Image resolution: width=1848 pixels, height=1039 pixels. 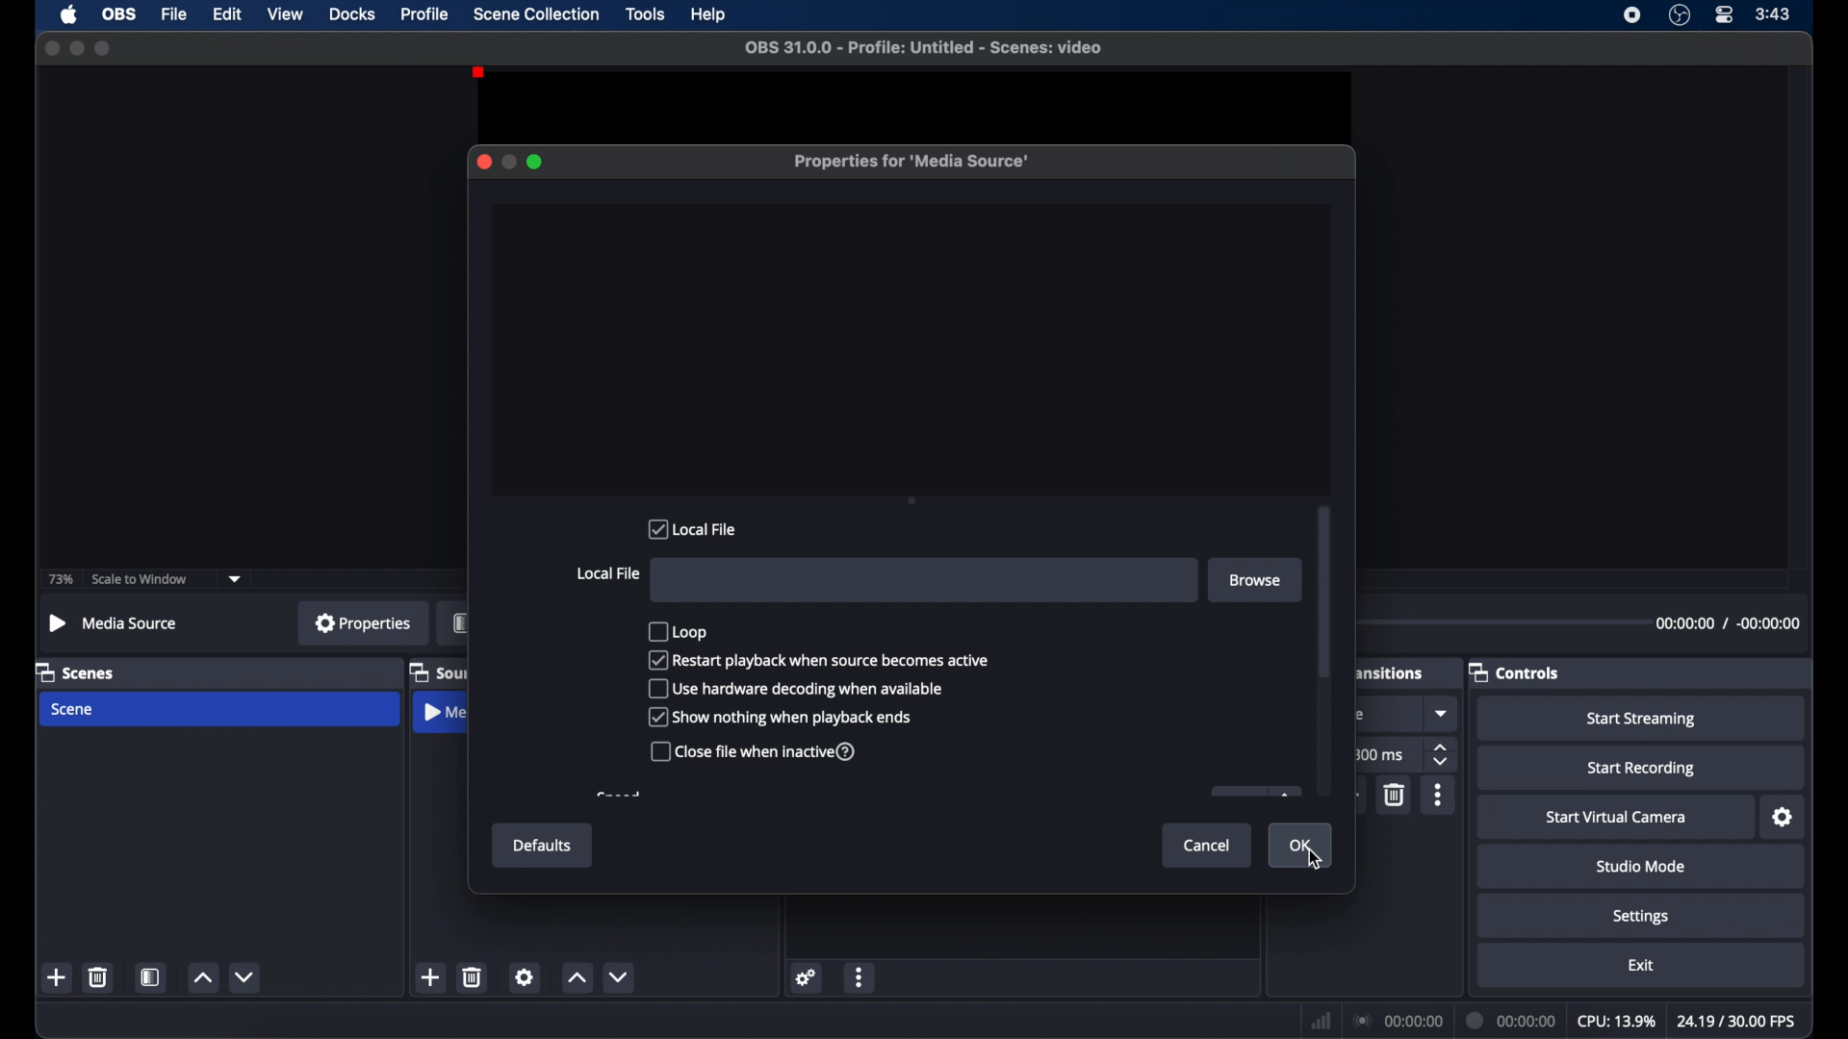 What do you see at coordinates (444, 712) in the screenshot?
I see `media source` at bounding box center [444, 712].